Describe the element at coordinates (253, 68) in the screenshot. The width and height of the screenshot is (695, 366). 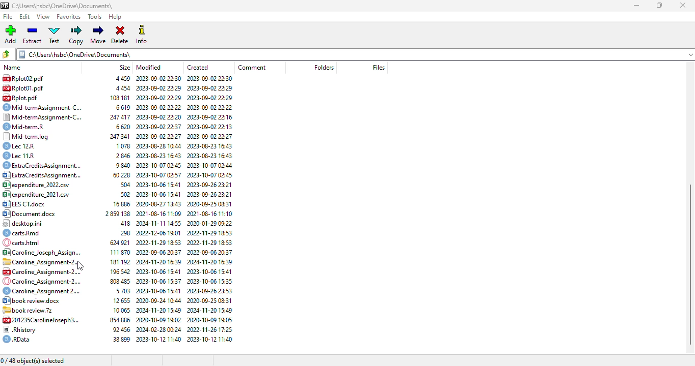
I see `comment` at that location.